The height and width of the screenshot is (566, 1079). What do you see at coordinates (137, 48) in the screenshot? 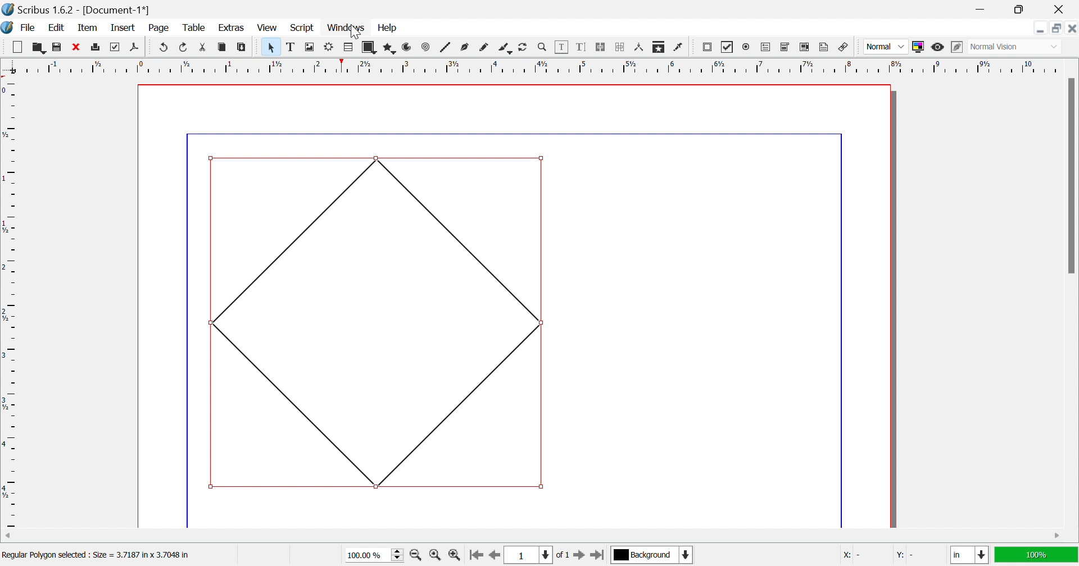
I see `Save as PDF` at bounding box center [137, 48].